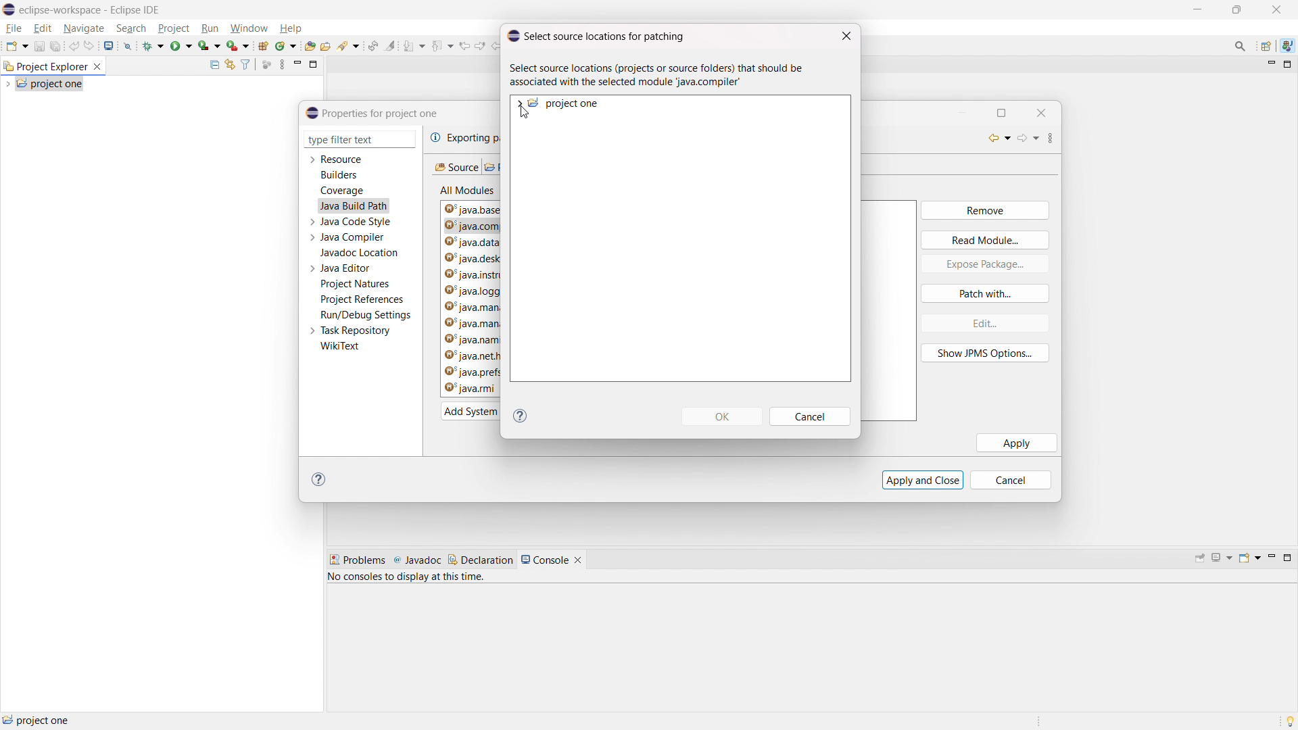  Describe the element at coordinates (846, 36) in the screenshot. I see `close` at that location.